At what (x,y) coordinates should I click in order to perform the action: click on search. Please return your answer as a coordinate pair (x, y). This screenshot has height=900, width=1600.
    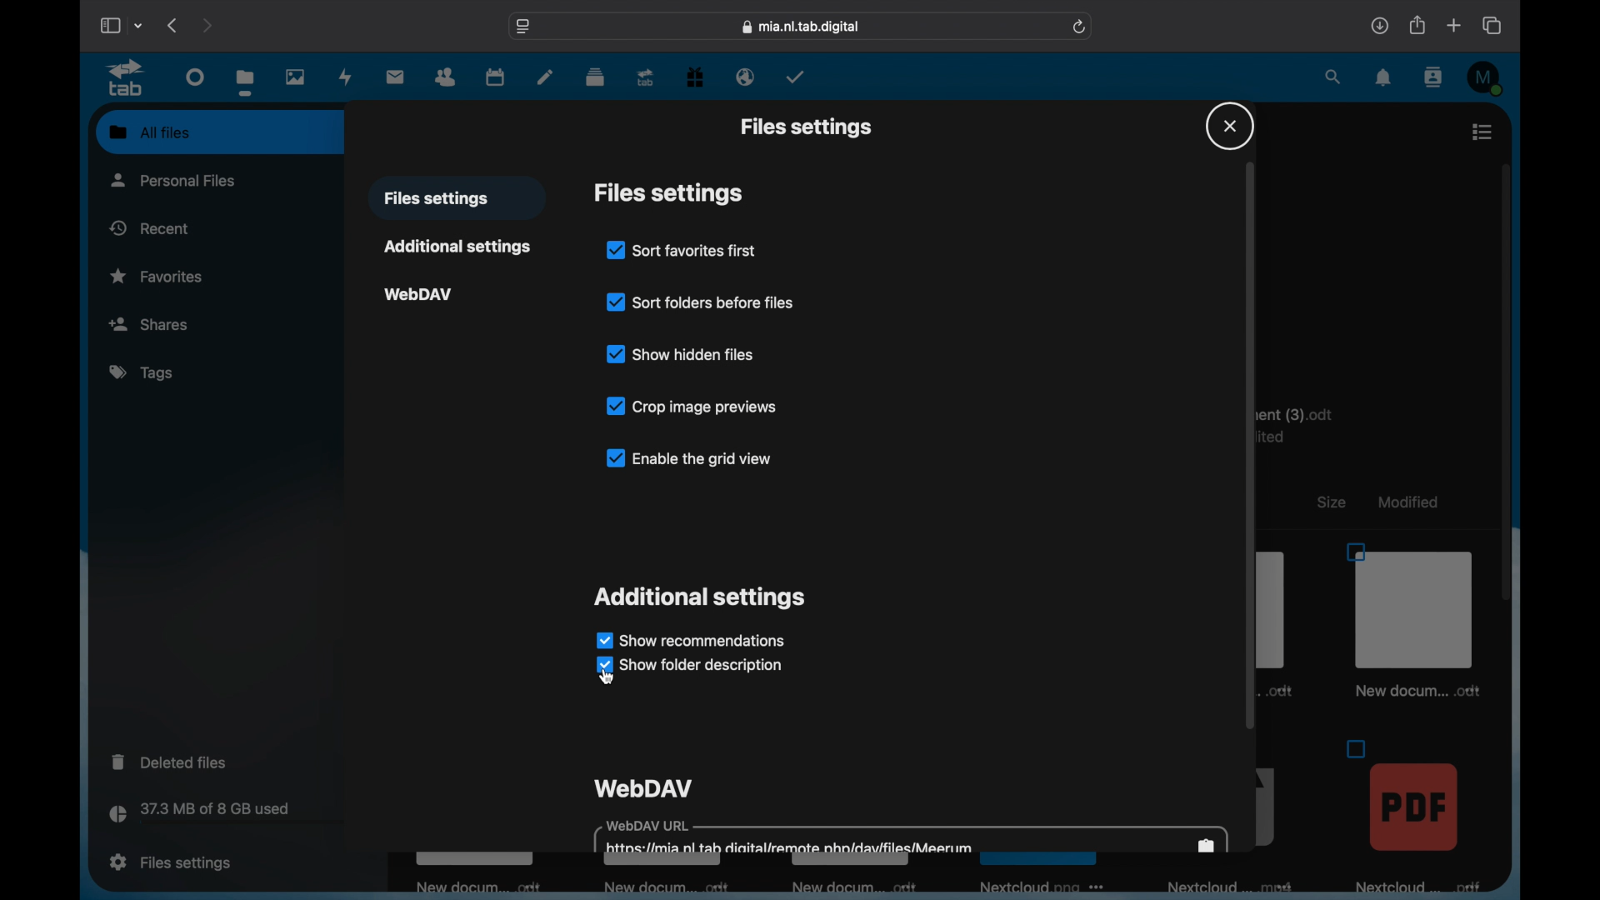
    Looking at the image, I should click on (1334, 76).